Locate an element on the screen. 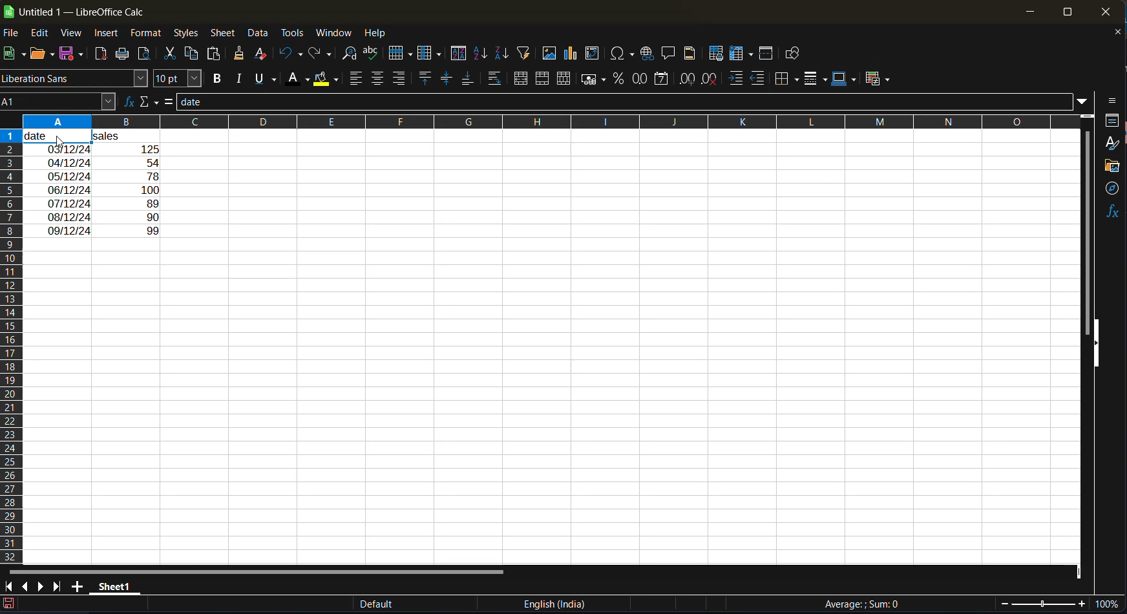 The image size is (1127, 614). scroll to last sheet is located at coordinates (59, 588).